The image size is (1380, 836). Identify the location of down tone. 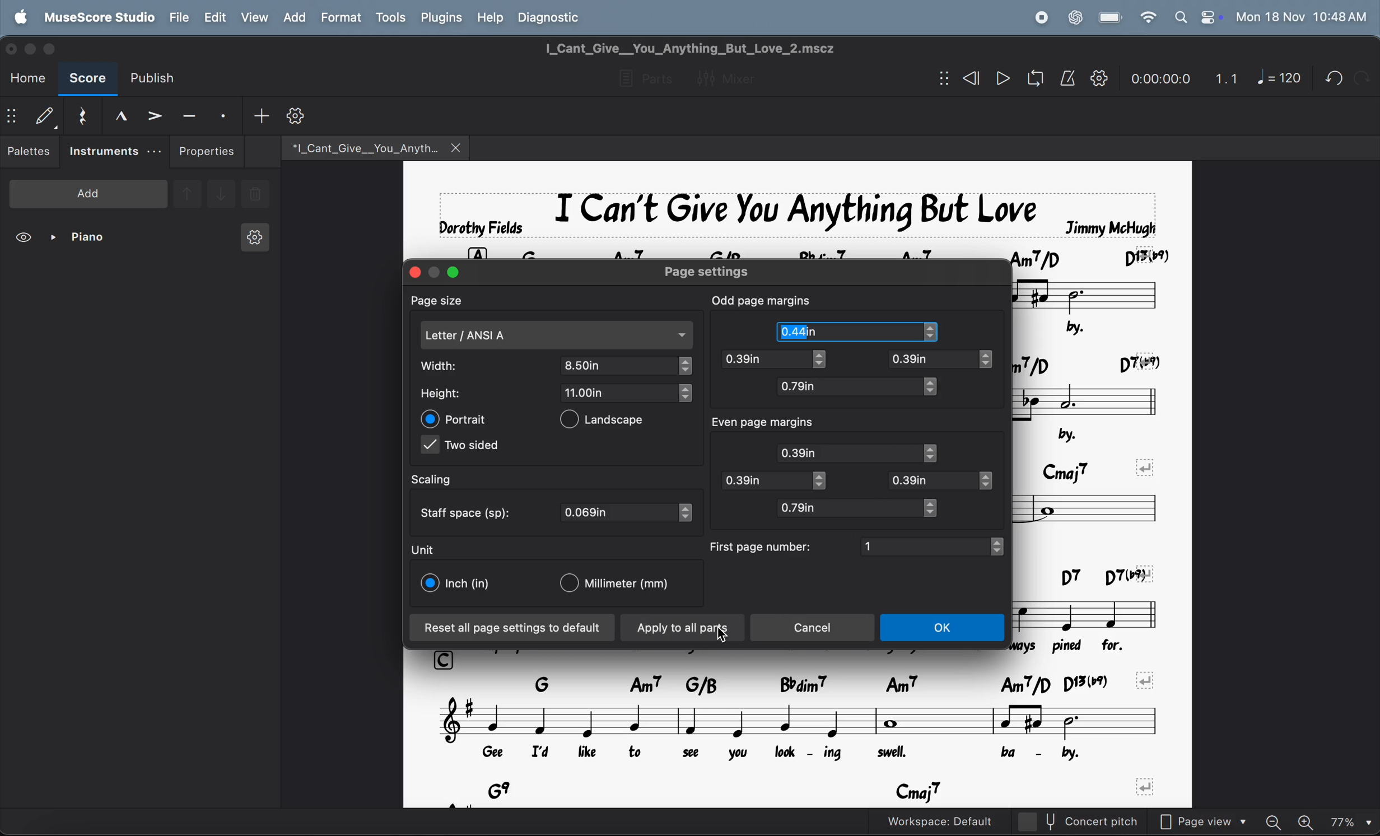
(222, 195).